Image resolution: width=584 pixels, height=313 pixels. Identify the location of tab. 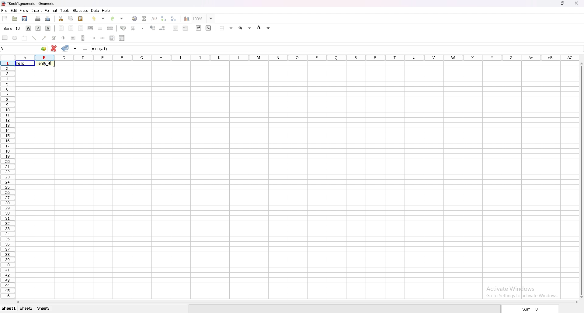
(26, 309).